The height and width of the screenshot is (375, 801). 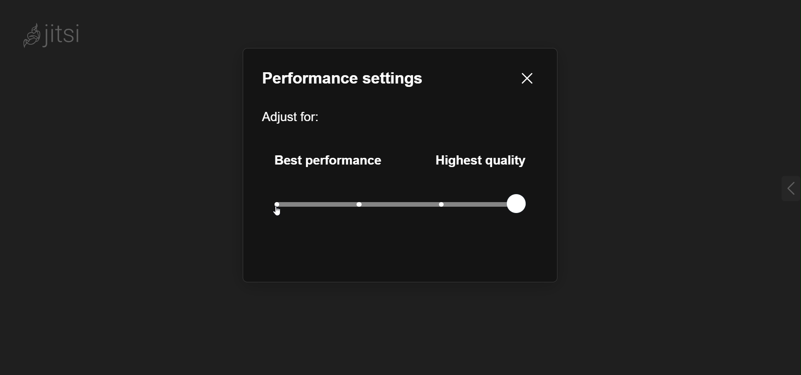 What do you see at coordinates (485, 160) in the screenshot?
I see `highest quality` at bounding box center [485, 160].